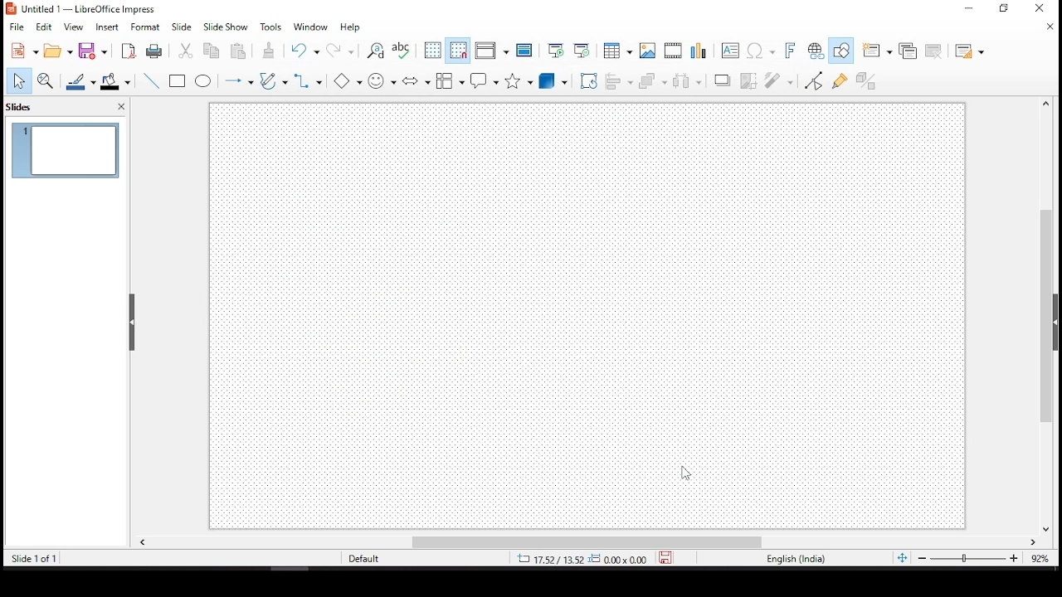 This screenshot has height=597, width=1062. What do you see at coordinates (432, 50) in the screenshot?
I see `display grid` at bounding box center [432, 50].